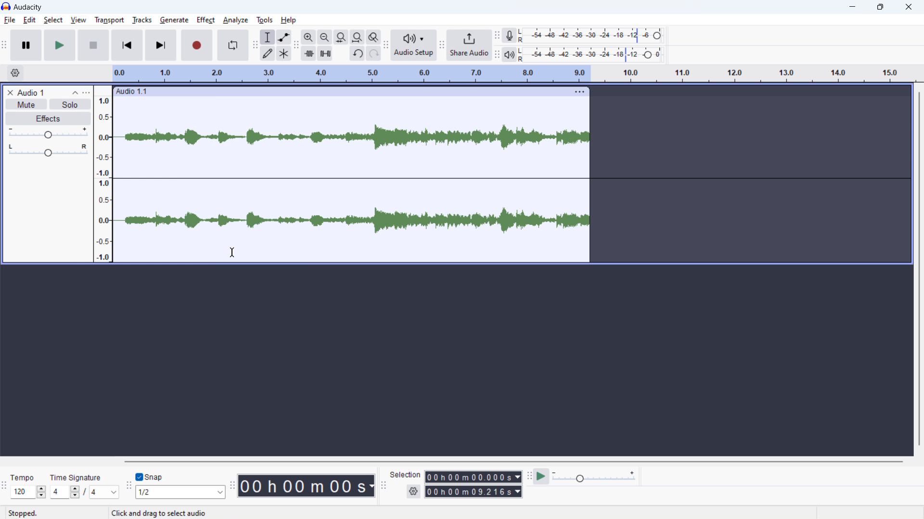  I want to click on playback meter toolbar, so click(497, 55).